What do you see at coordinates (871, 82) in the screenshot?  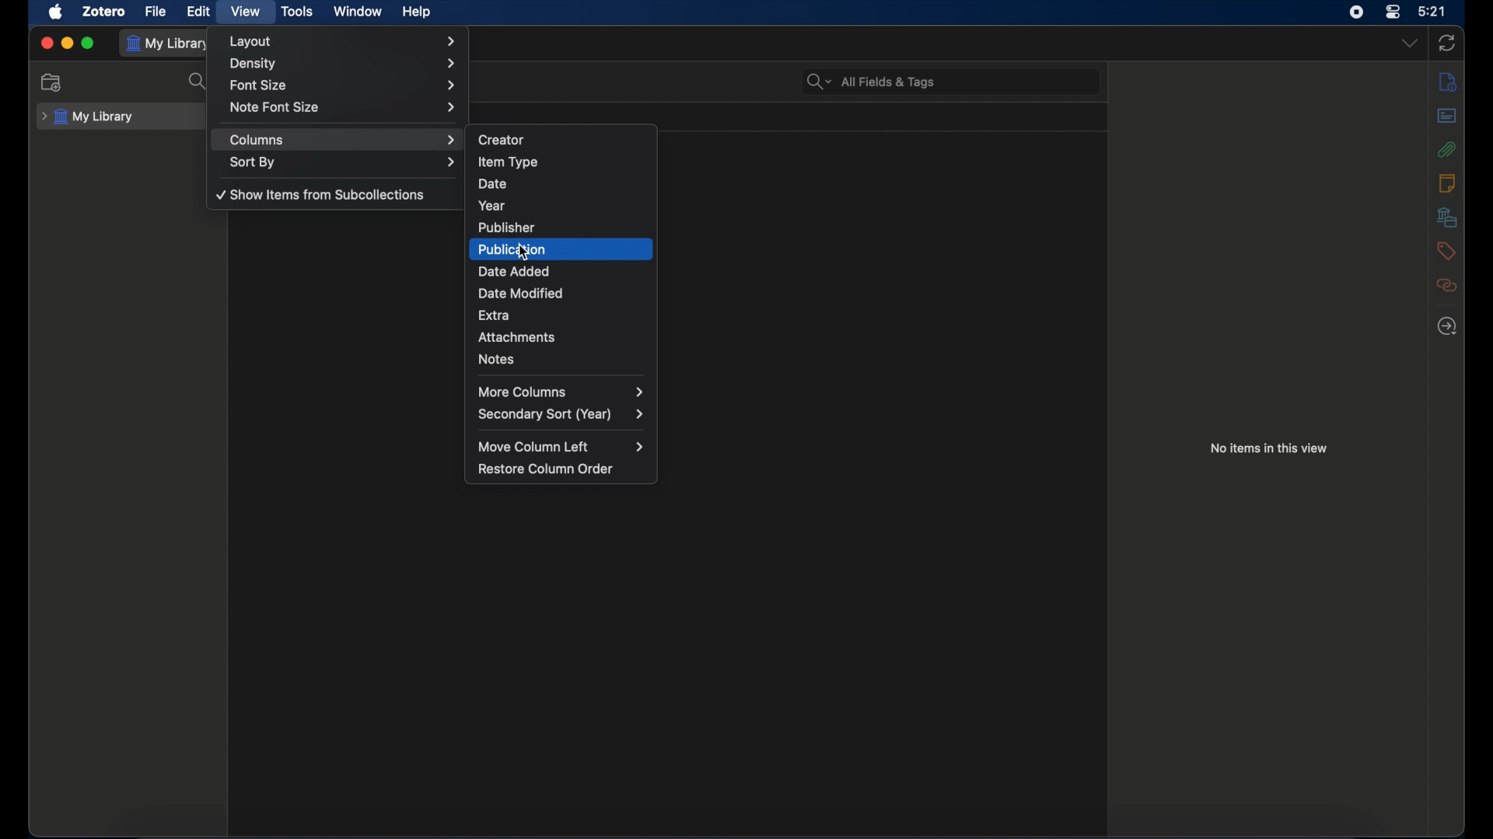 I see `search bar` at bounding box center [871, 82].